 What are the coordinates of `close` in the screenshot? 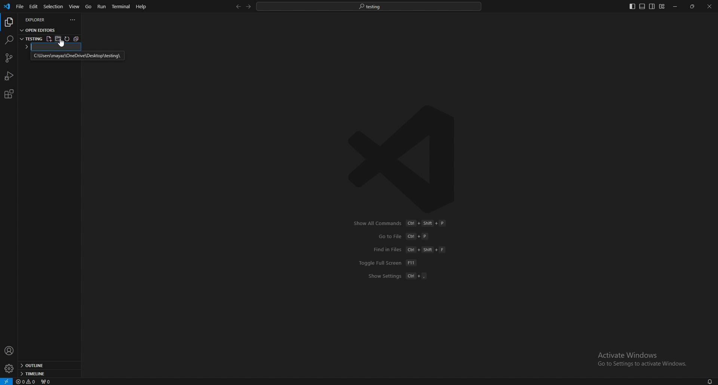 It's located at (709, 6).